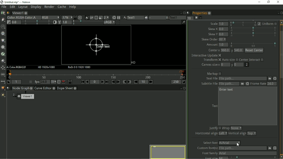 This screenshot has height=159, width=283. What do you see at coordinates (184, 12) in the screenshot?
I see `Close` at bounding box center [184, 12].